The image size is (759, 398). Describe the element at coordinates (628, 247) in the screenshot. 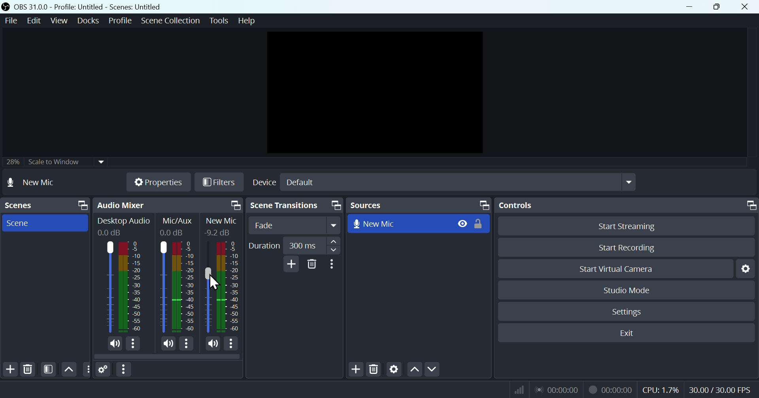

I see `Start recording` at that location.